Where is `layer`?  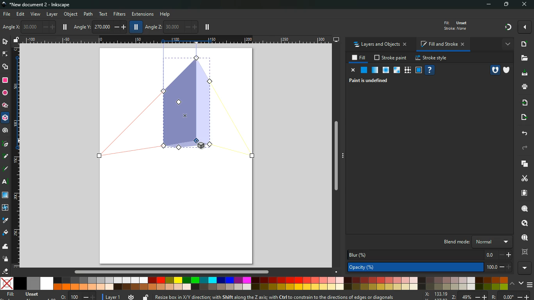 layer is located at coordinates (52, 14).